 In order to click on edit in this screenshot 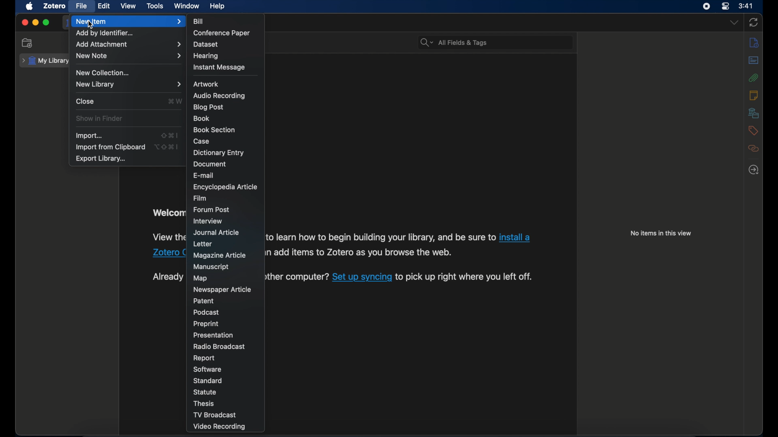, I will do `click(105, 6)`.